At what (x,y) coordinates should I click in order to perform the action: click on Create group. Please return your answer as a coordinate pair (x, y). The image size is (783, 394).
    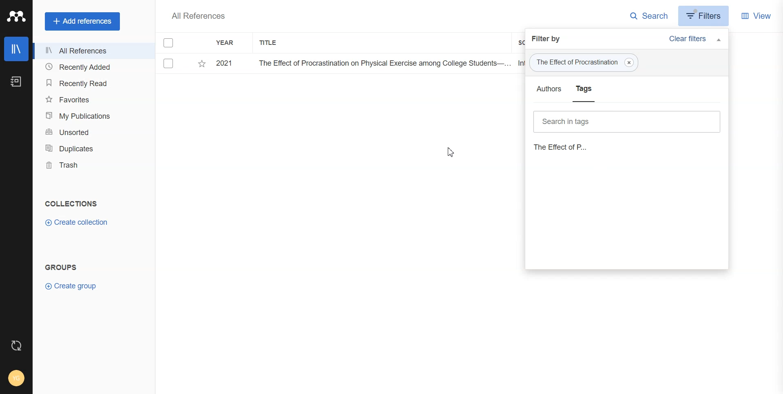
    Looking at the image, I should click on (73, 286).